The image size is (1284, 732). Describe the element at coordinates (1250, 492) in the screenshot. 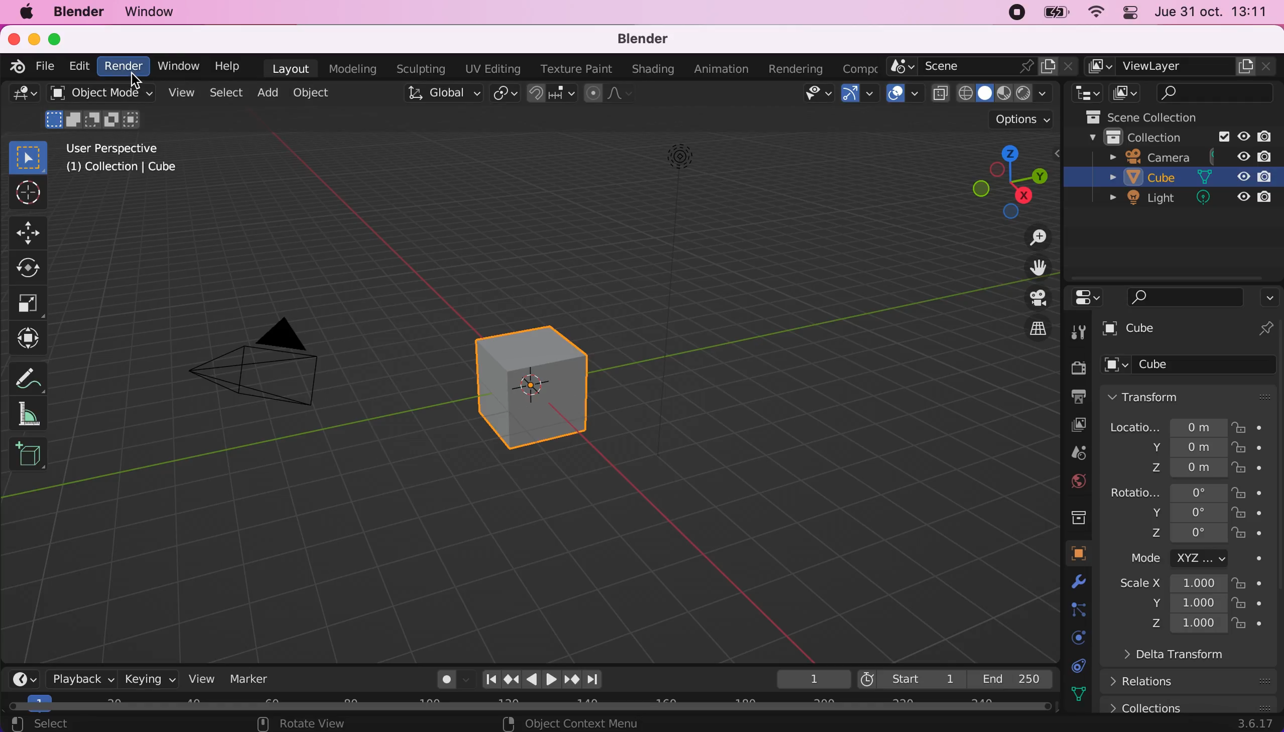

I see `lock` at that location.